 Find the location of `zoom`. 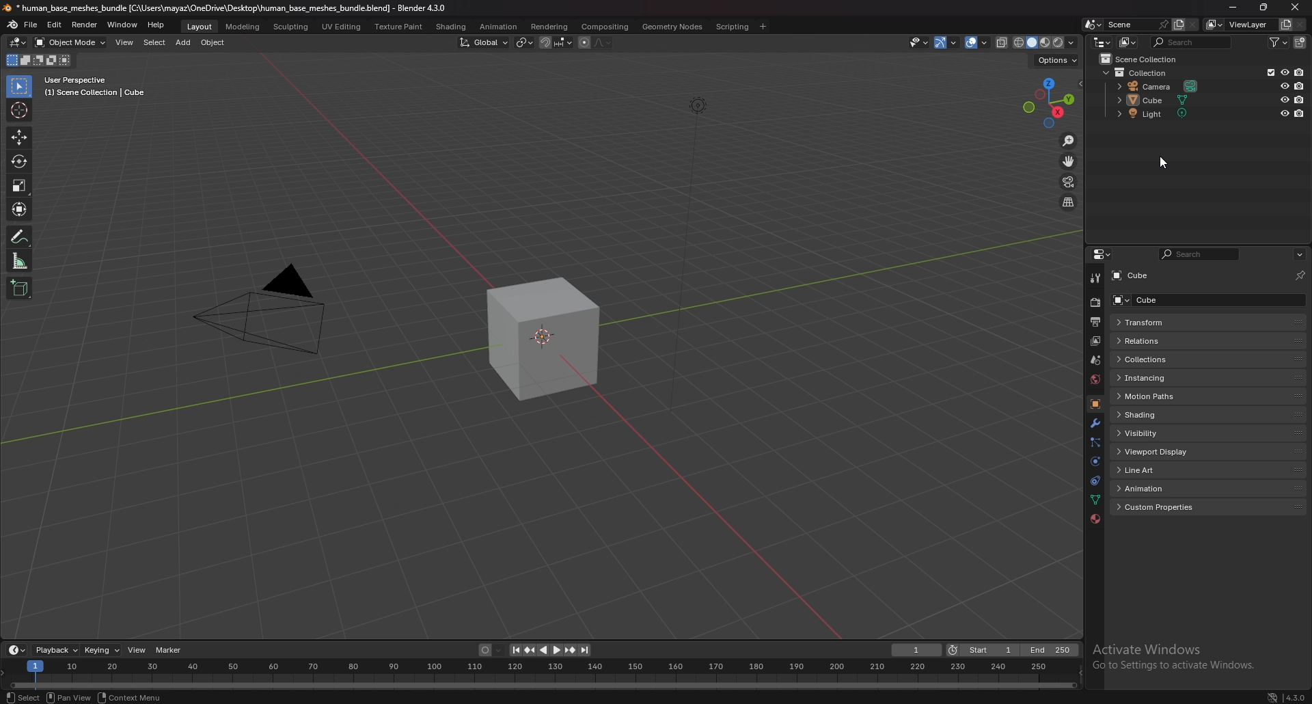

zoom is located at coordinates (1069, 140).